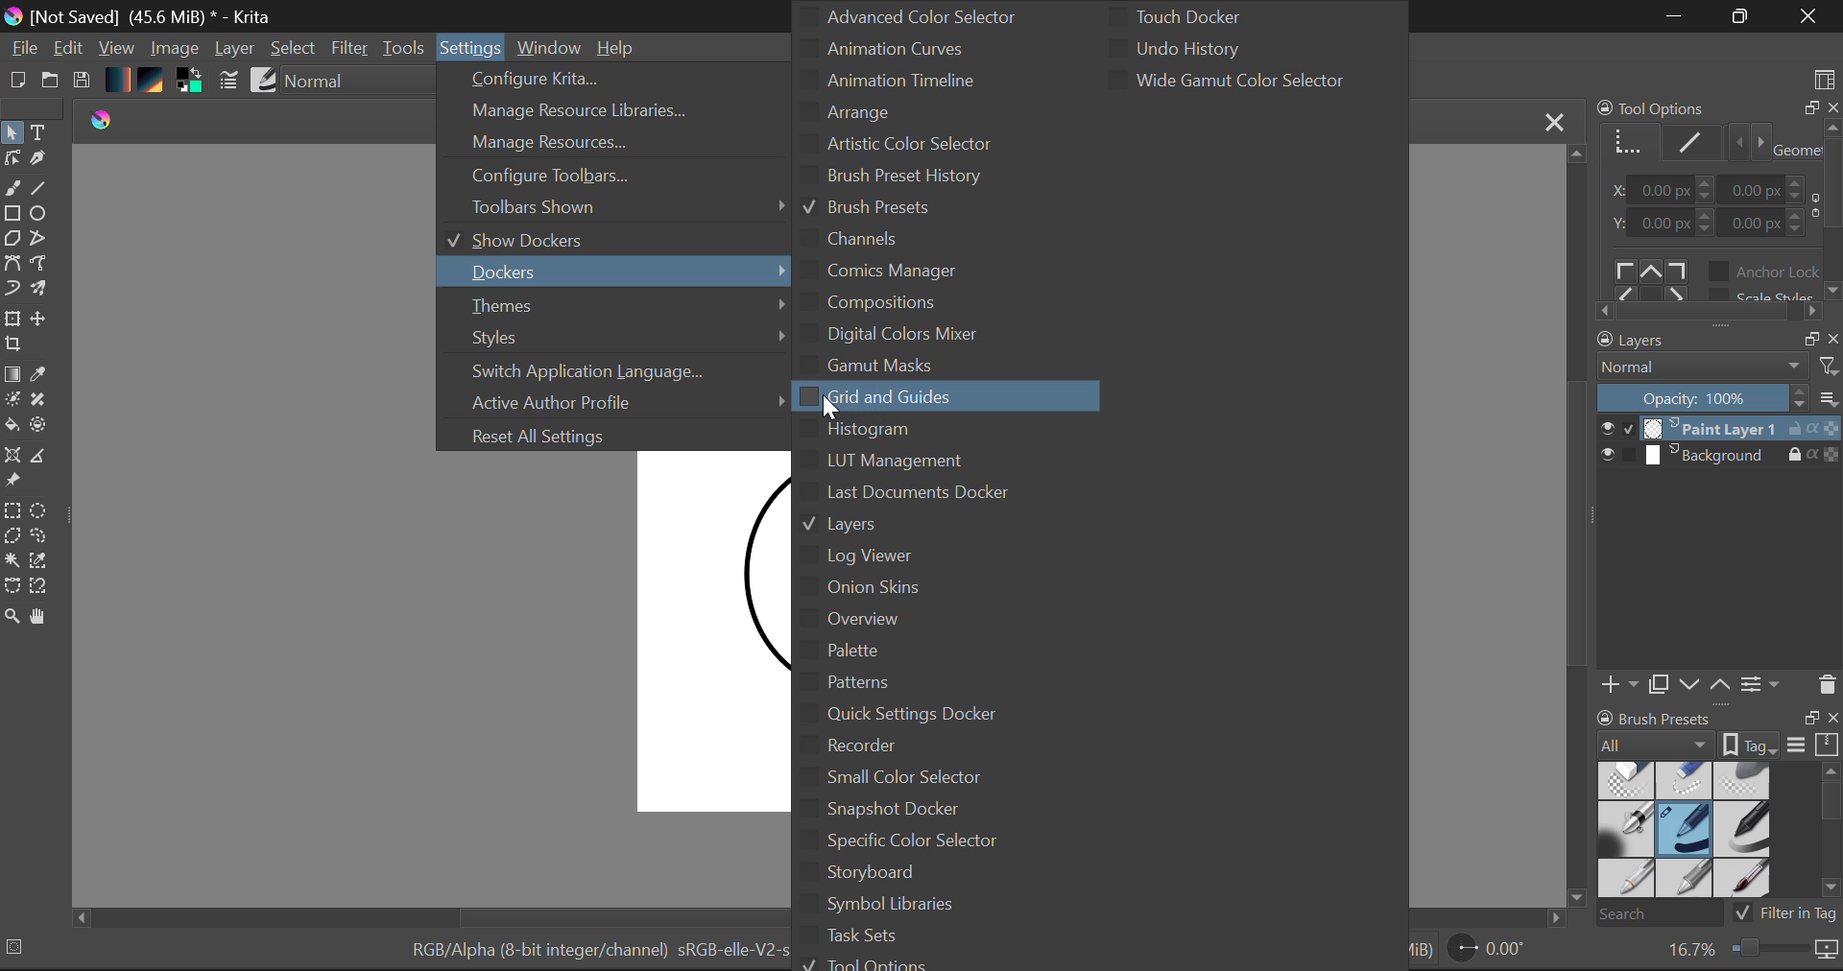  Describe the element at coordinates (829, 403) in the screenshot. I see `Cursor on Grid and Guides` at that location.